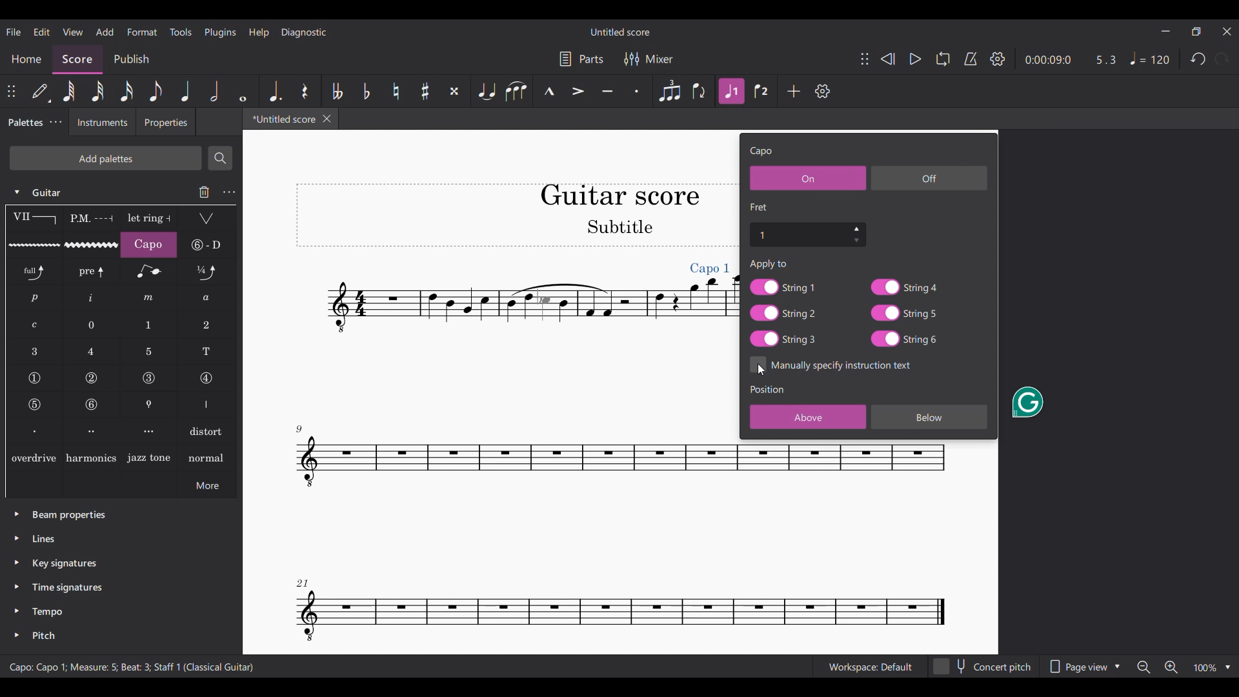 Image resolution: width=1239 pixels, height=697 pixels. I want to click on Quarter note, so click(184, 90).